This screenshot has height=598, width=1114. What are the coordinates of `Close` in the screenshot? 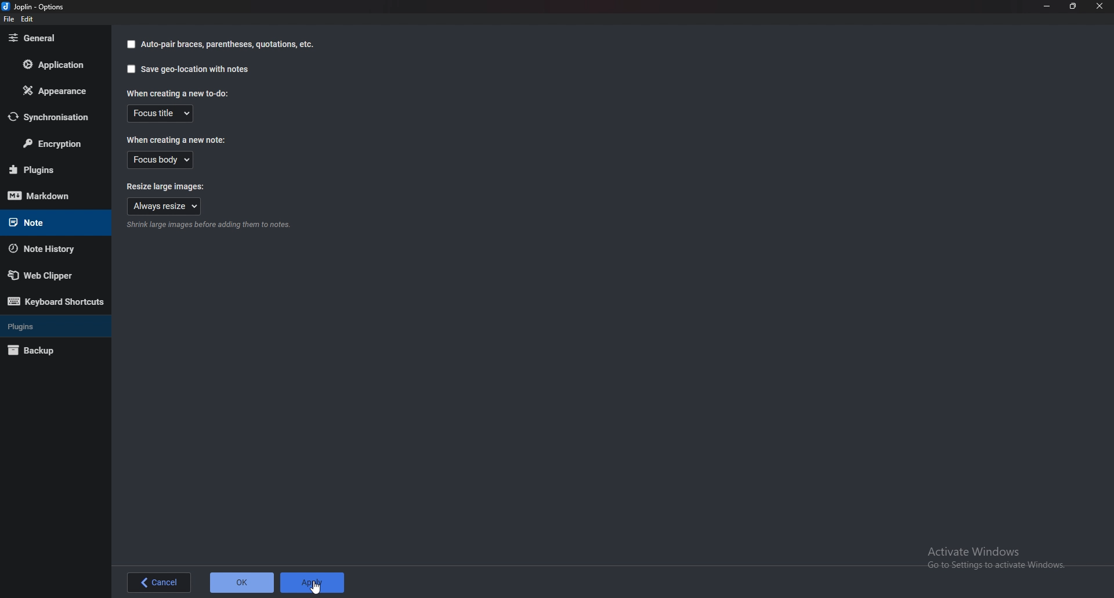 It's located at (1099, 6).